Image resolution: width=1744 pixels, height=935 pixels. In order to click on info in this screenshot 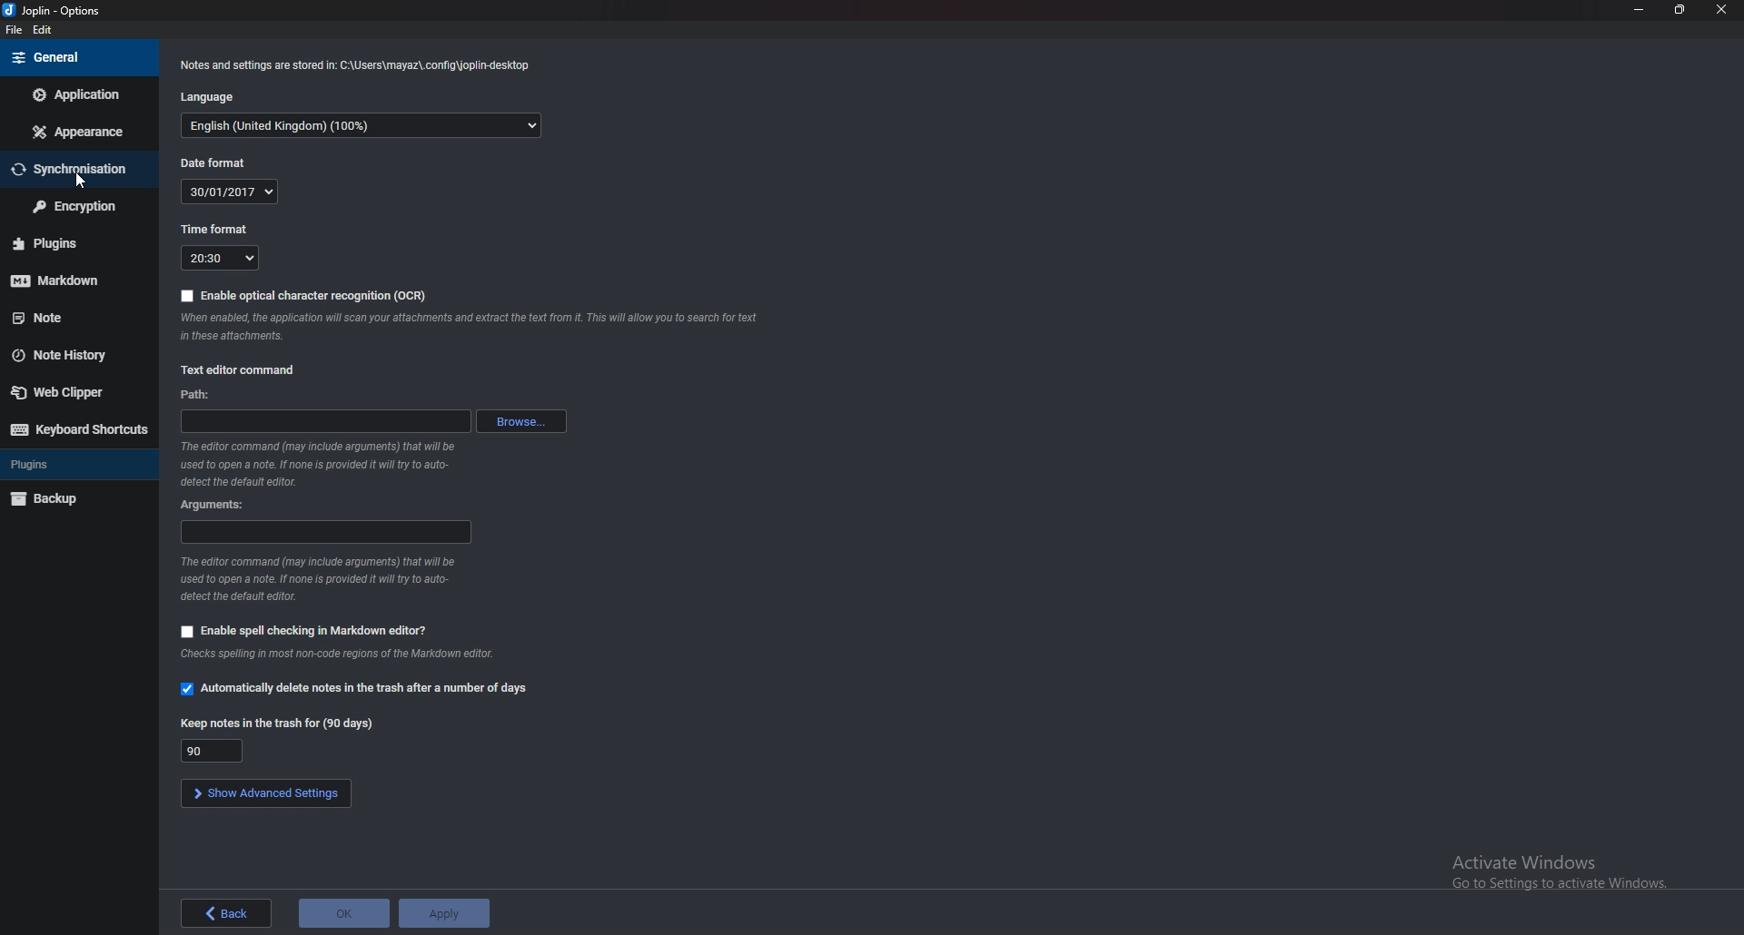, I will do `click(469, 325)`.